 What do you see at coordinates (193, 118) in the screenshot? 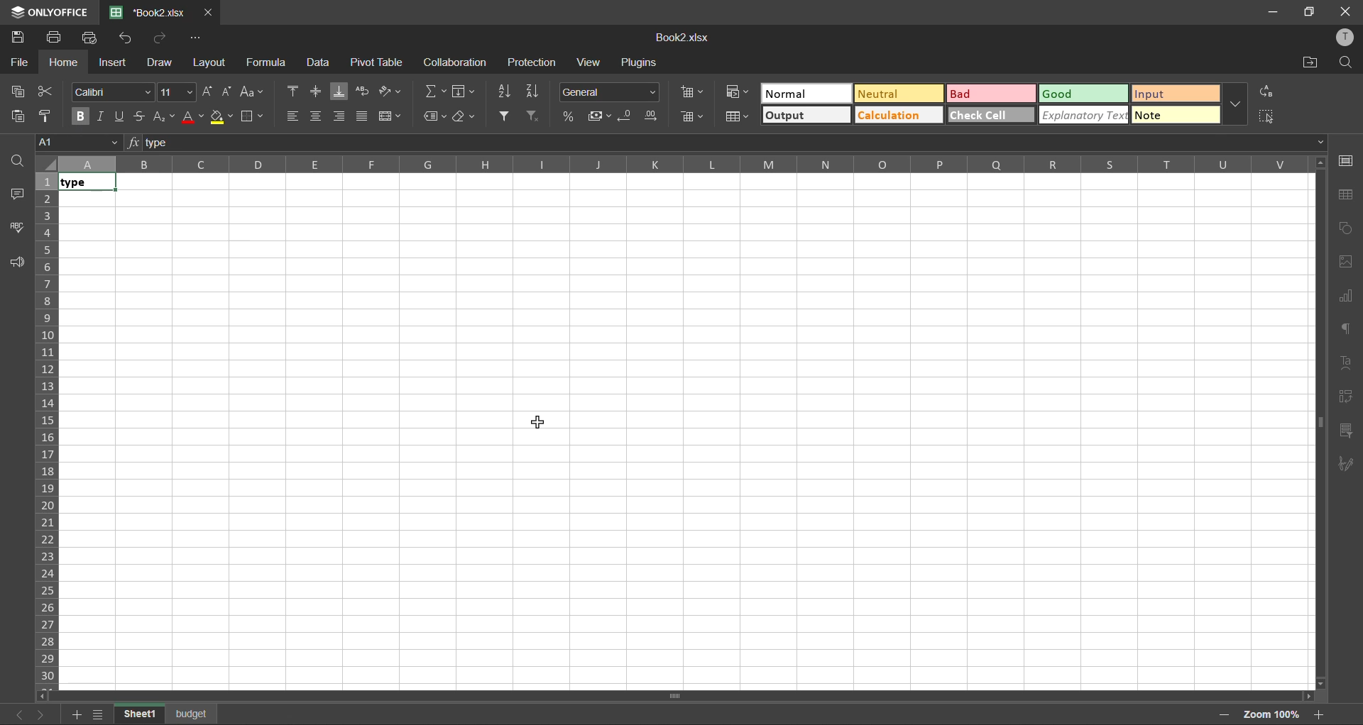
I see `font color` at bounding box center [193, 118].